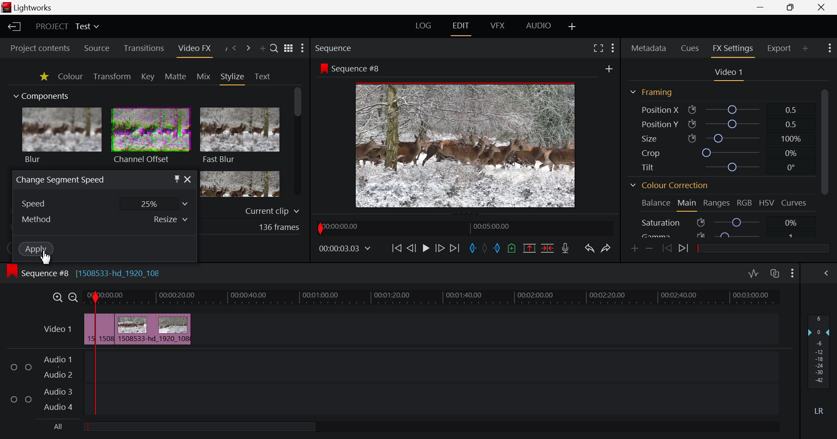  What do you see at coordinates (195, 425) in the screenshot?
I see `All` at bounding box center [195, 425].